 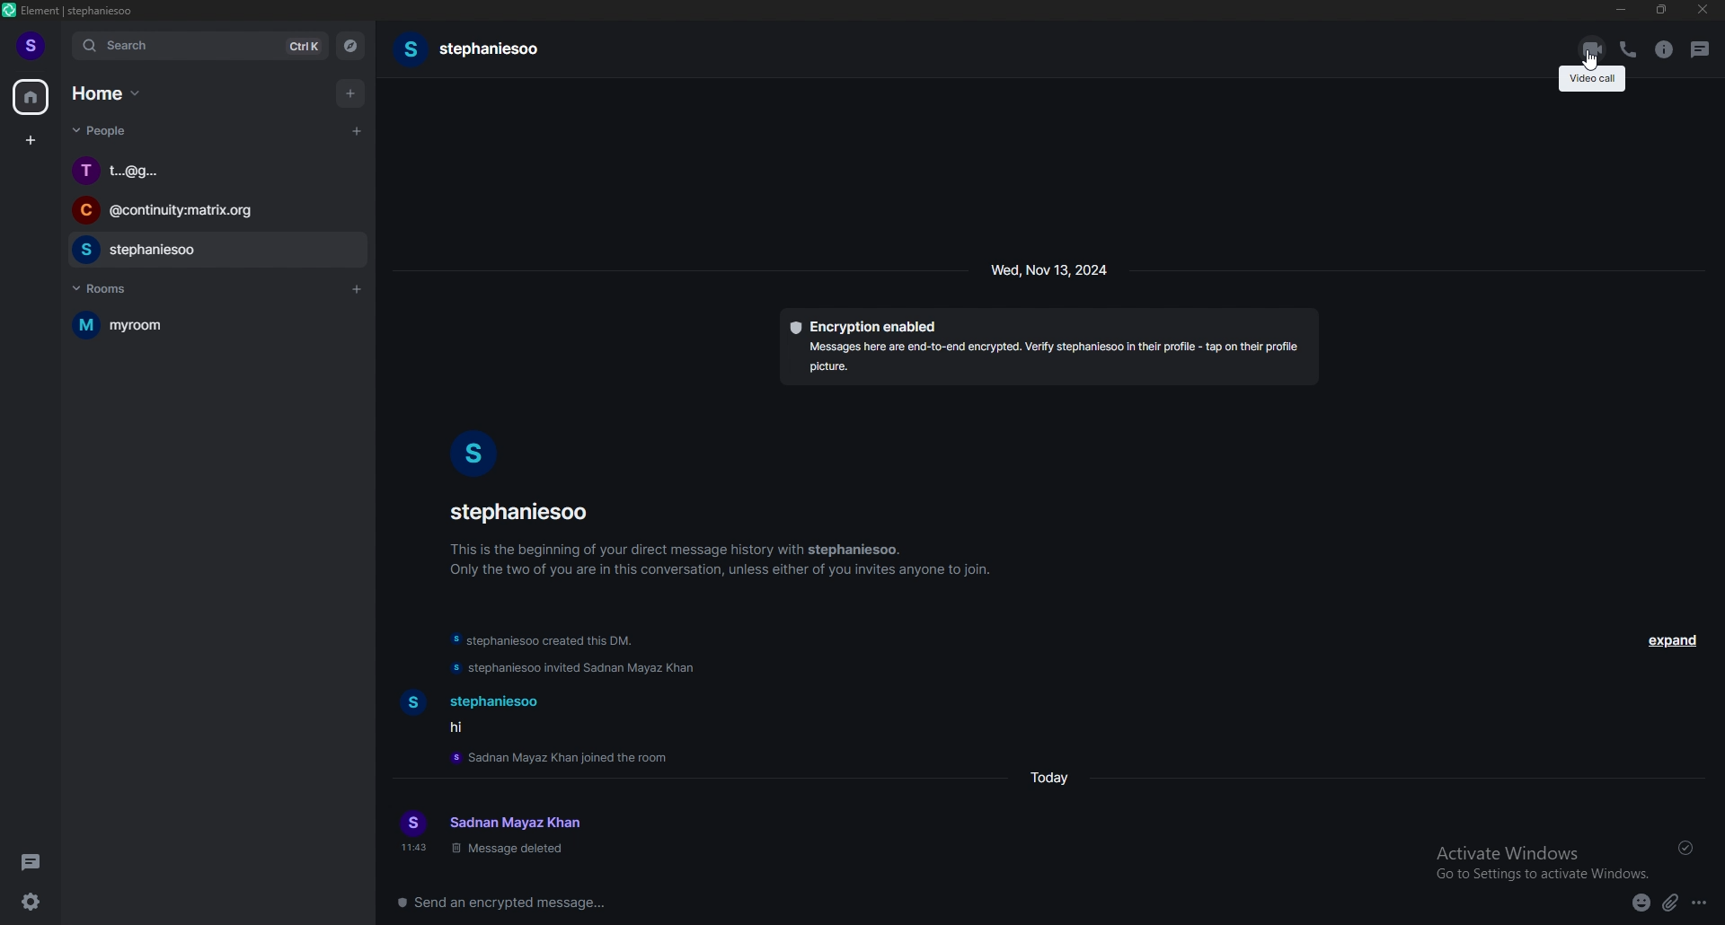 I want to click on home, so click(x=109, y=93).